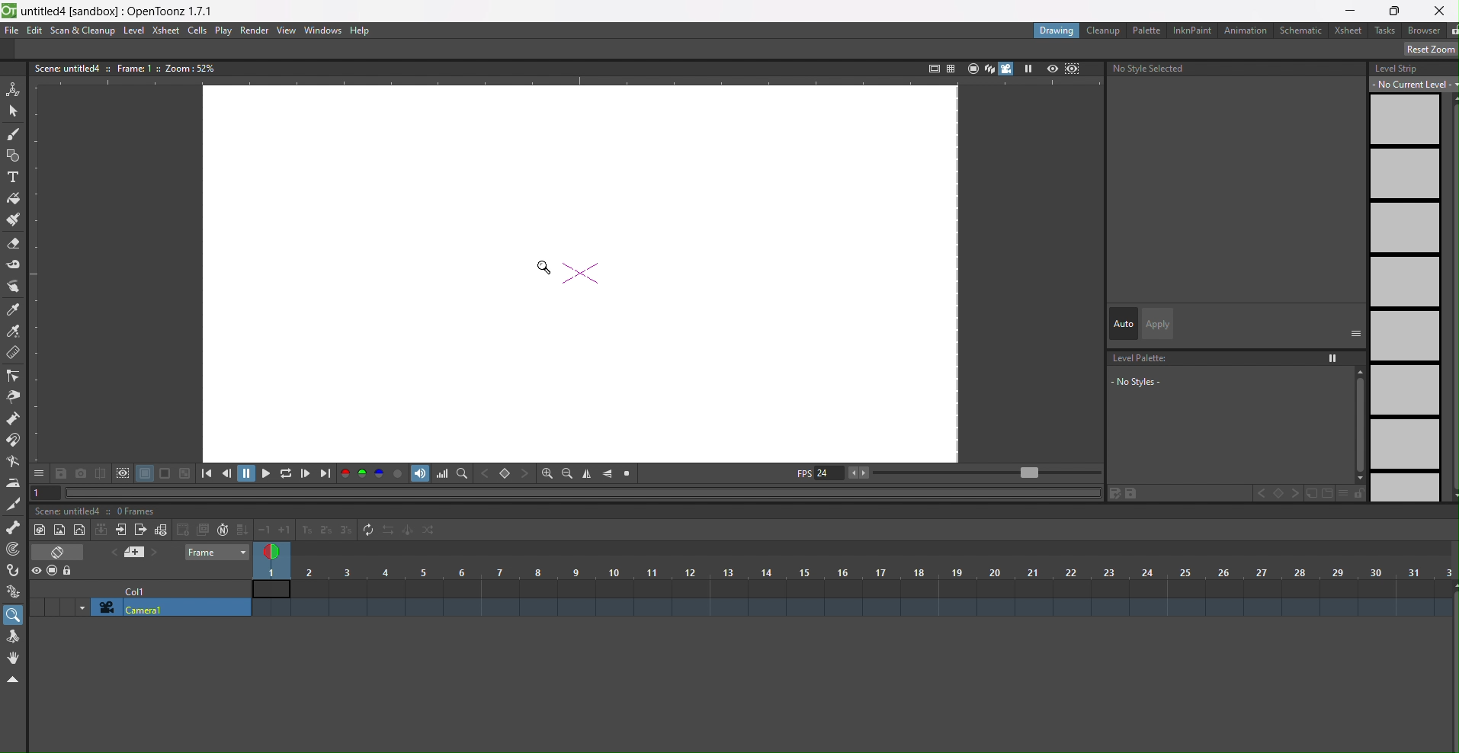  Describe the element at coordinates (35, 30) in the screenshot. I see `edit` at that location.